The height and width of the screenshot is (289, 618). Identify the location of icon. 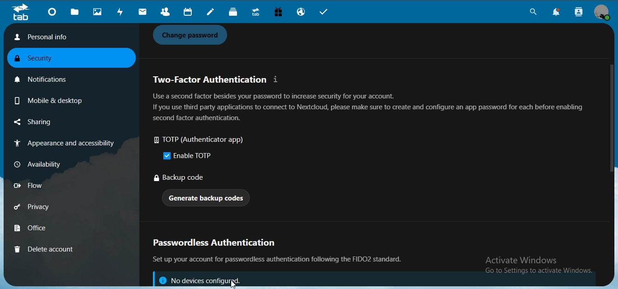
(20, 12).